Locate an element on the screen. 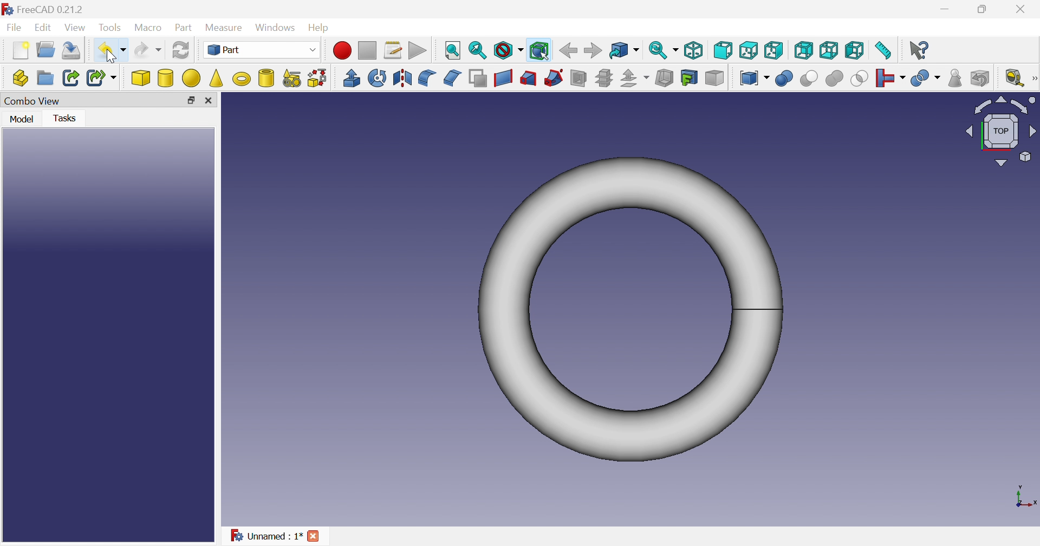 Image resolution: width=1040 pixels, height=546 pixels. Draw style is located at coordinates (508, 50).